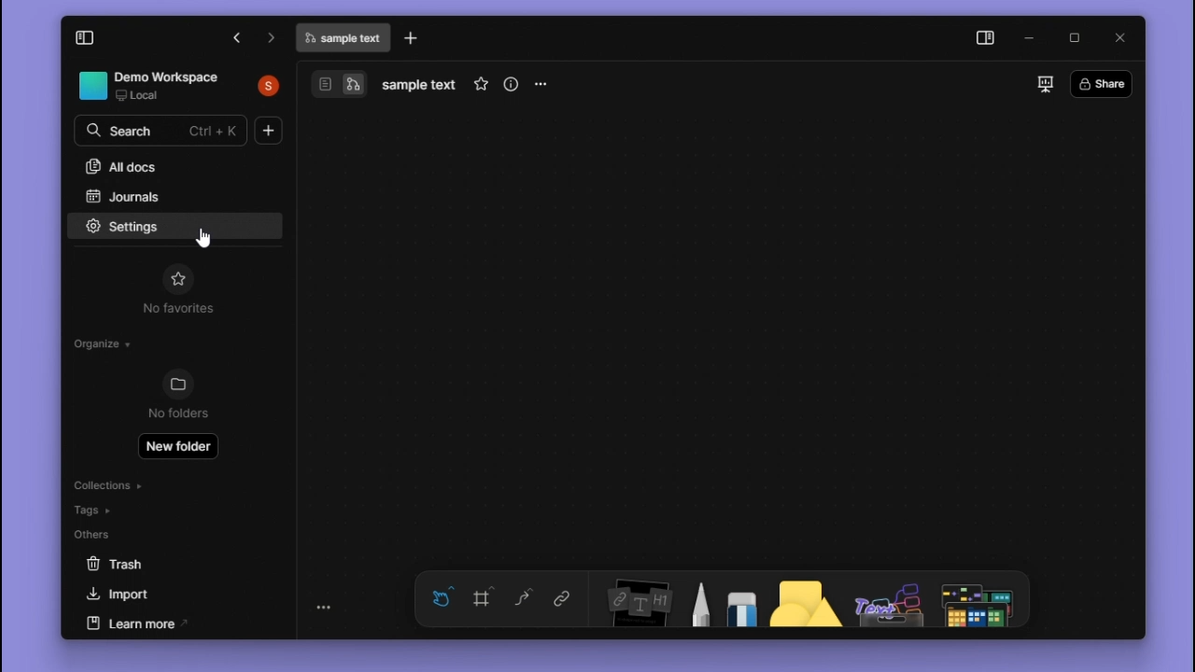  Describe the element at coordinates (795, 601) in the screenshot. I see `Shapes` at that location.